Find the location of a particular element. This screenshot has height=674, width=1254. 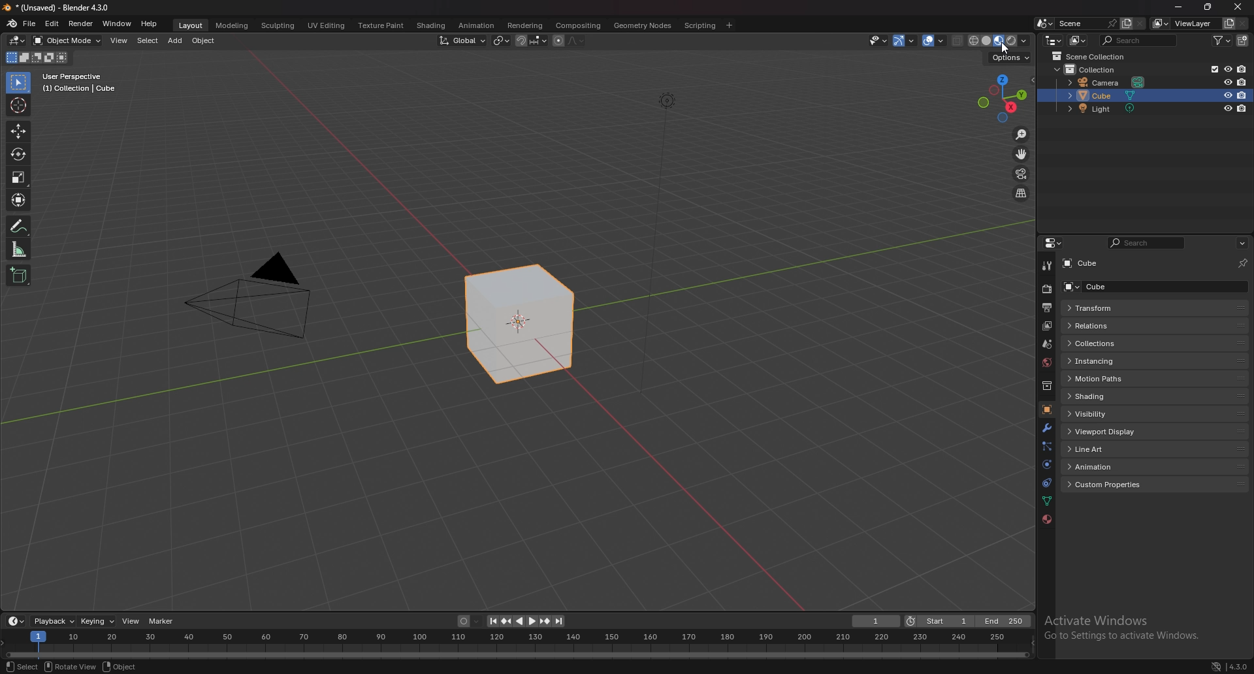

animation is located at coordinates (476, 26).